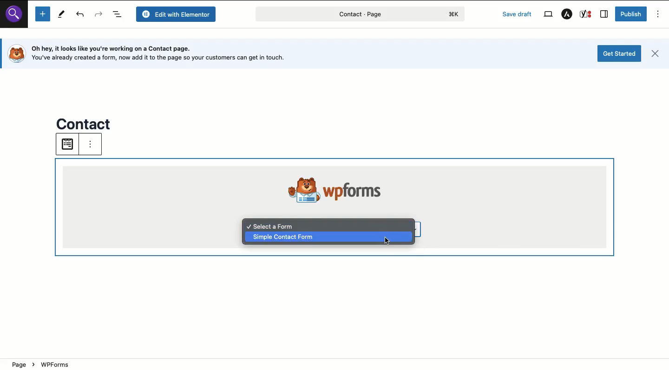 This screenshot has height=370, width=669. Describe the element at coordinates (42, 14) in the screenshot. I see `Add new block` at that location.